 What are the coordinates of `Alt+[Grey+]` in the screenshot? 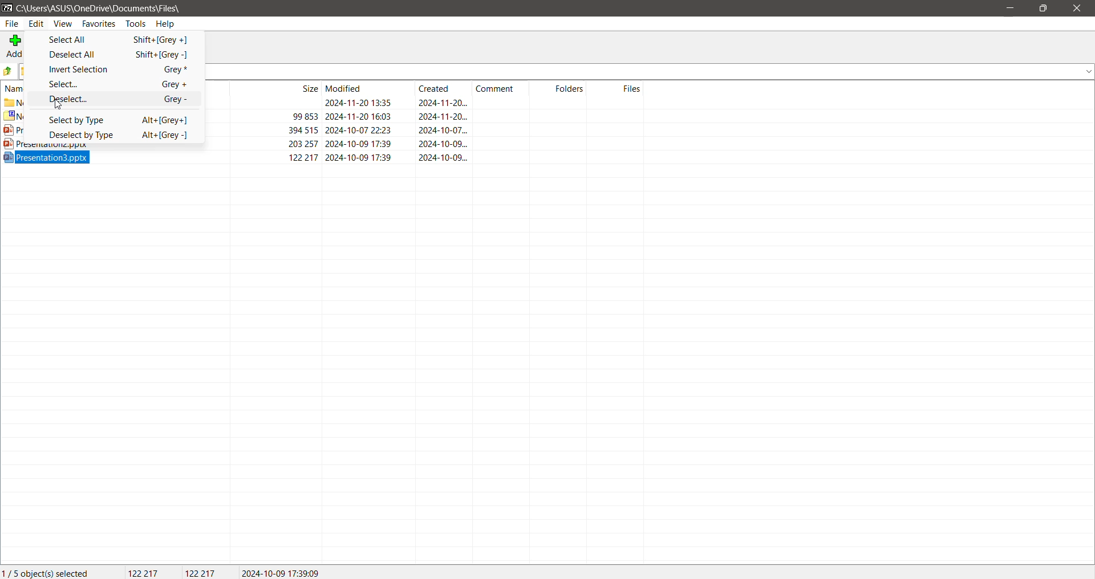 It's located at (159, 119).